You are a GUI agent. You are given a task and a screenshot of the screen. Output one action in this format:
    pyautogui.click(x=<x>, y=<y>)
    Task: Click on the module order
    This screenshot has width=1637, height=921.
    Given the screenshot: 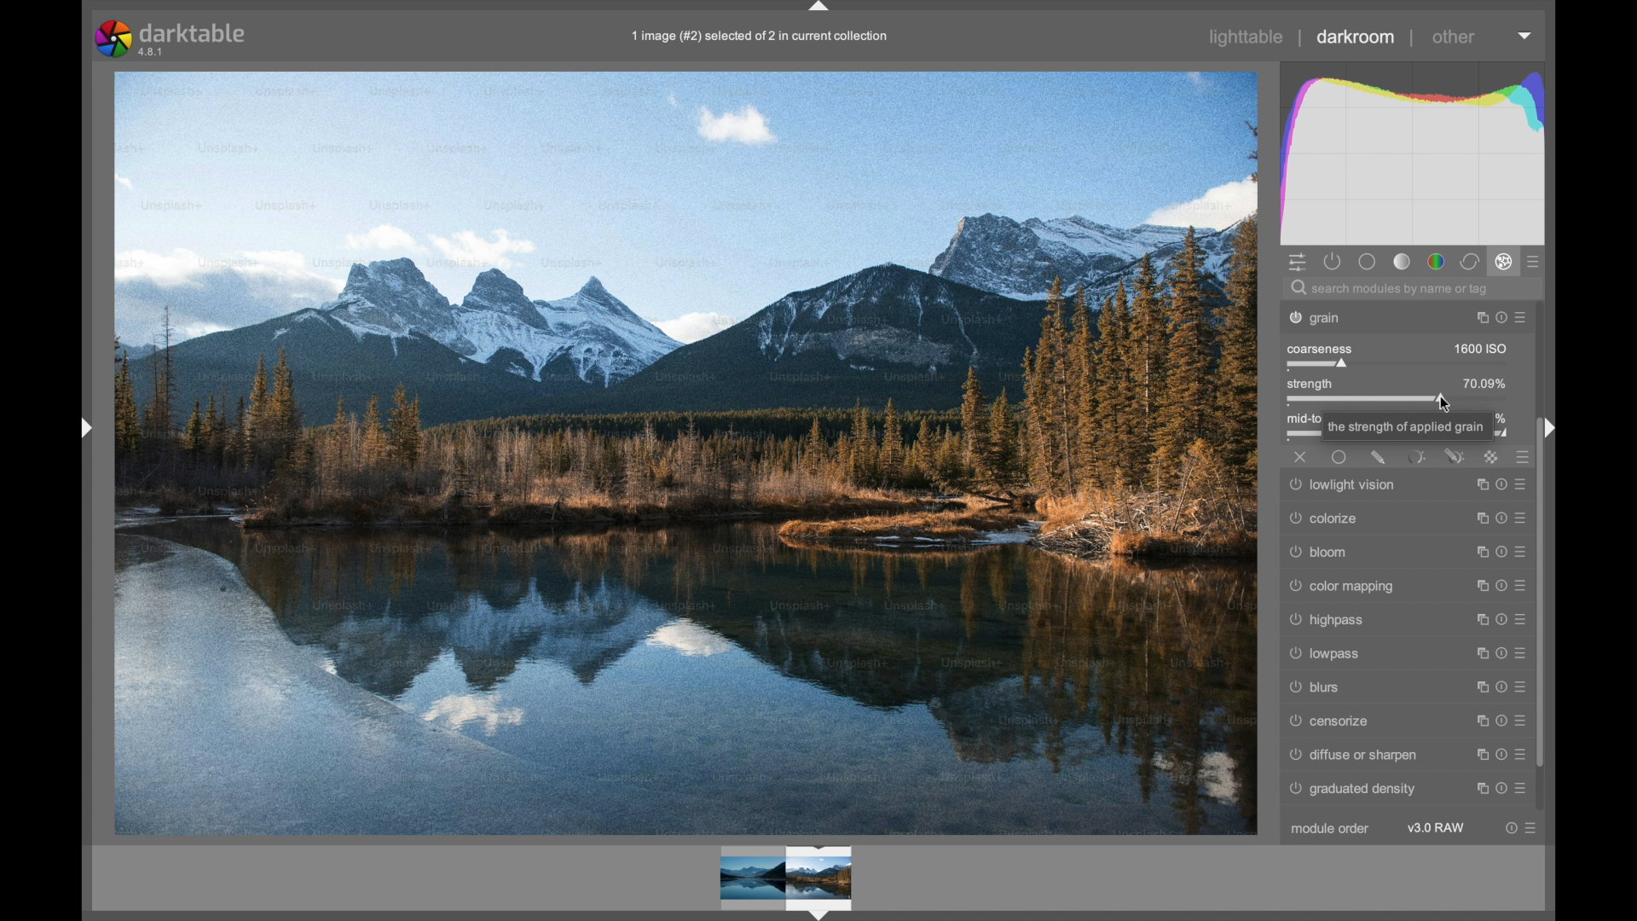 What is the action you would take?
    pyautogui.click(x=1329, y=830)
    